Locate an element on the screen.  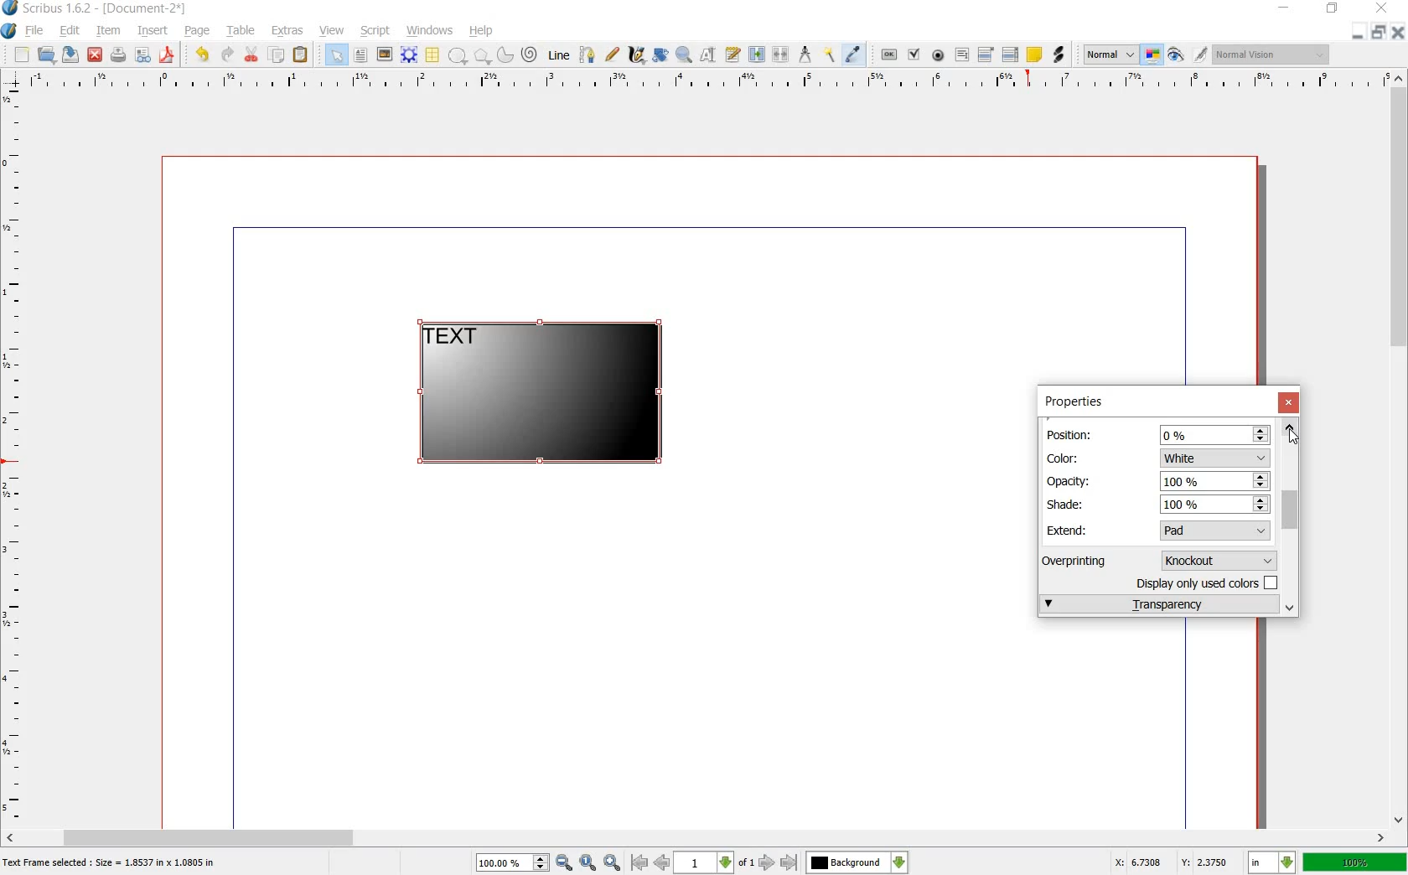
undo is located at coordinates (204, 55).